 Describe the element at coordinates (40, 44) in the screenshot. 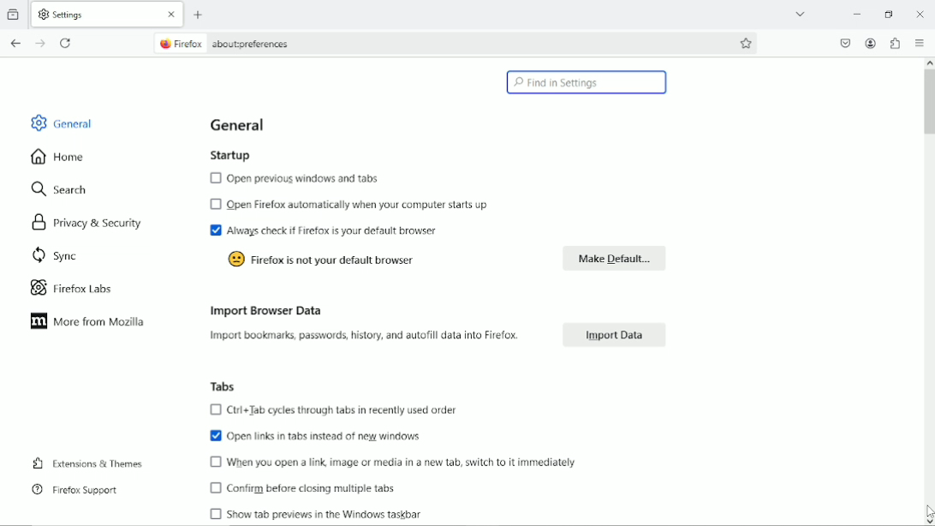

I see `go forward` at that location.